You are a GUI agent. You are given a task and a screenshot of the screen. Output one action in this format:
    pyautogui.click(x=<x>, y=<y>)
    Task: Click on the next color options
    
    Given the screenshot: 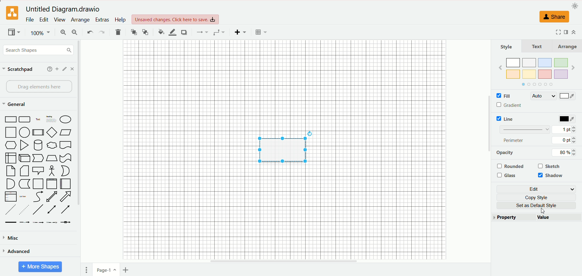 What is the action you would take?
    pyautogui.click(x=573, y=68)
    